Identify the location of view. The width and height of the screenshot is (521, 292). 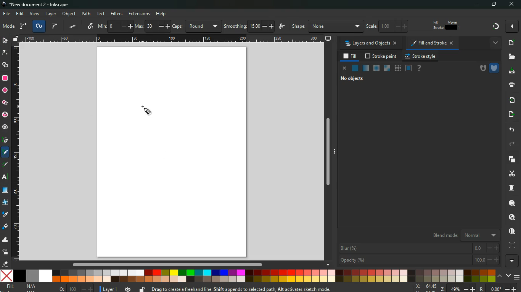
(35, 14).